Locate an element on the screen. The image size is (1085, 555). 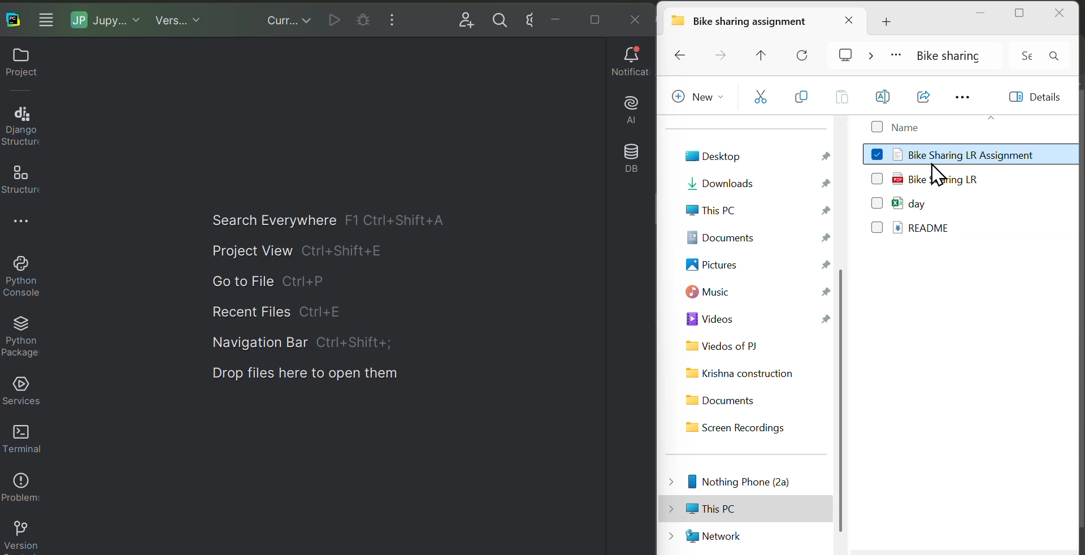
Current files is located at coordinates (287, 19).